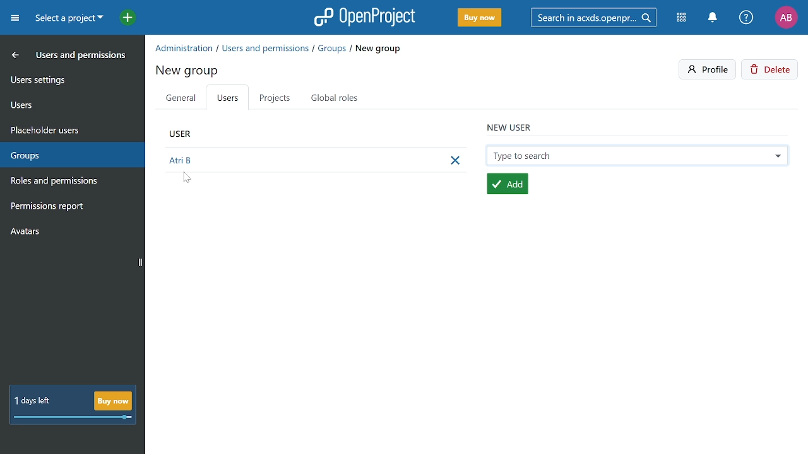  I want to click on User settings, so click(71, 79).